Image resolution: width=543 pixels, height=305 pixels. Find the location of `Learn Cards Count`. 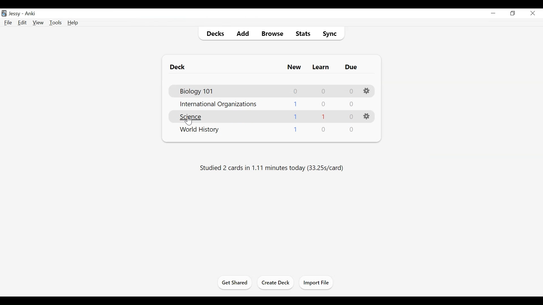

Learn Cards Count is located at coordinates (324, 130).